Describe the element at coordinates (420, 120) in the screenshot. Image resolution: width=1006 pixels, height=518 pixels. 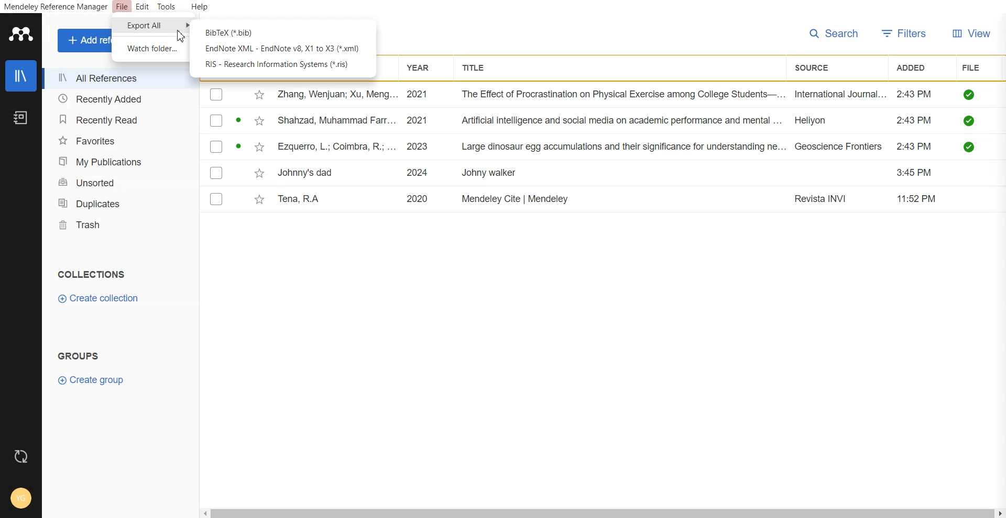
I see `2021` at that location.